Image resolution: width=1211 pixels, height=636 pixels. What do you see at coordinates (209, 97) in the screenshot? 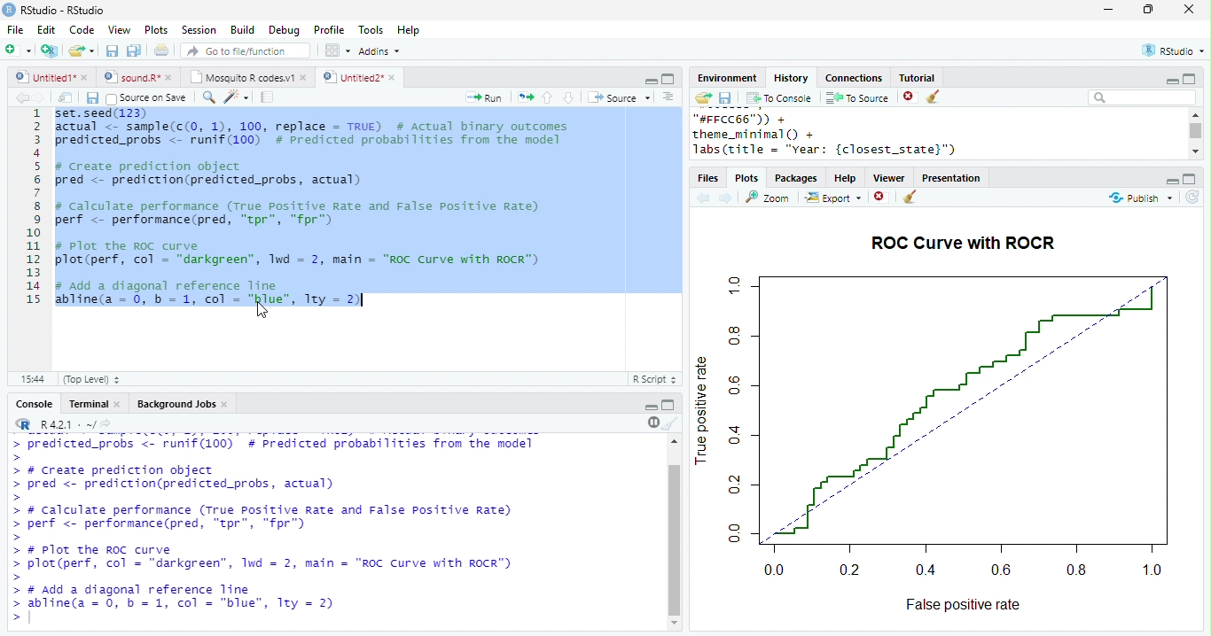
I see `search` at bounding box center [209, 97].